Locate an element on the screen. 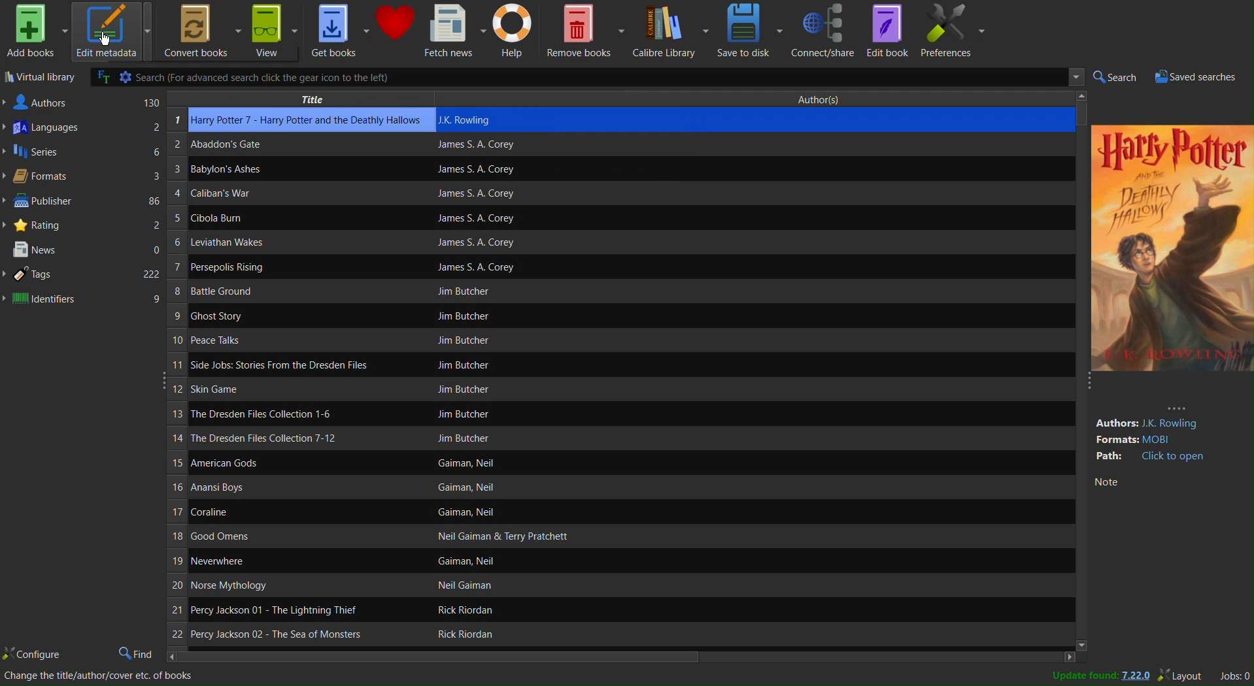 The image size is (1254, 686). Favorite is located at coordinates (396, 30).